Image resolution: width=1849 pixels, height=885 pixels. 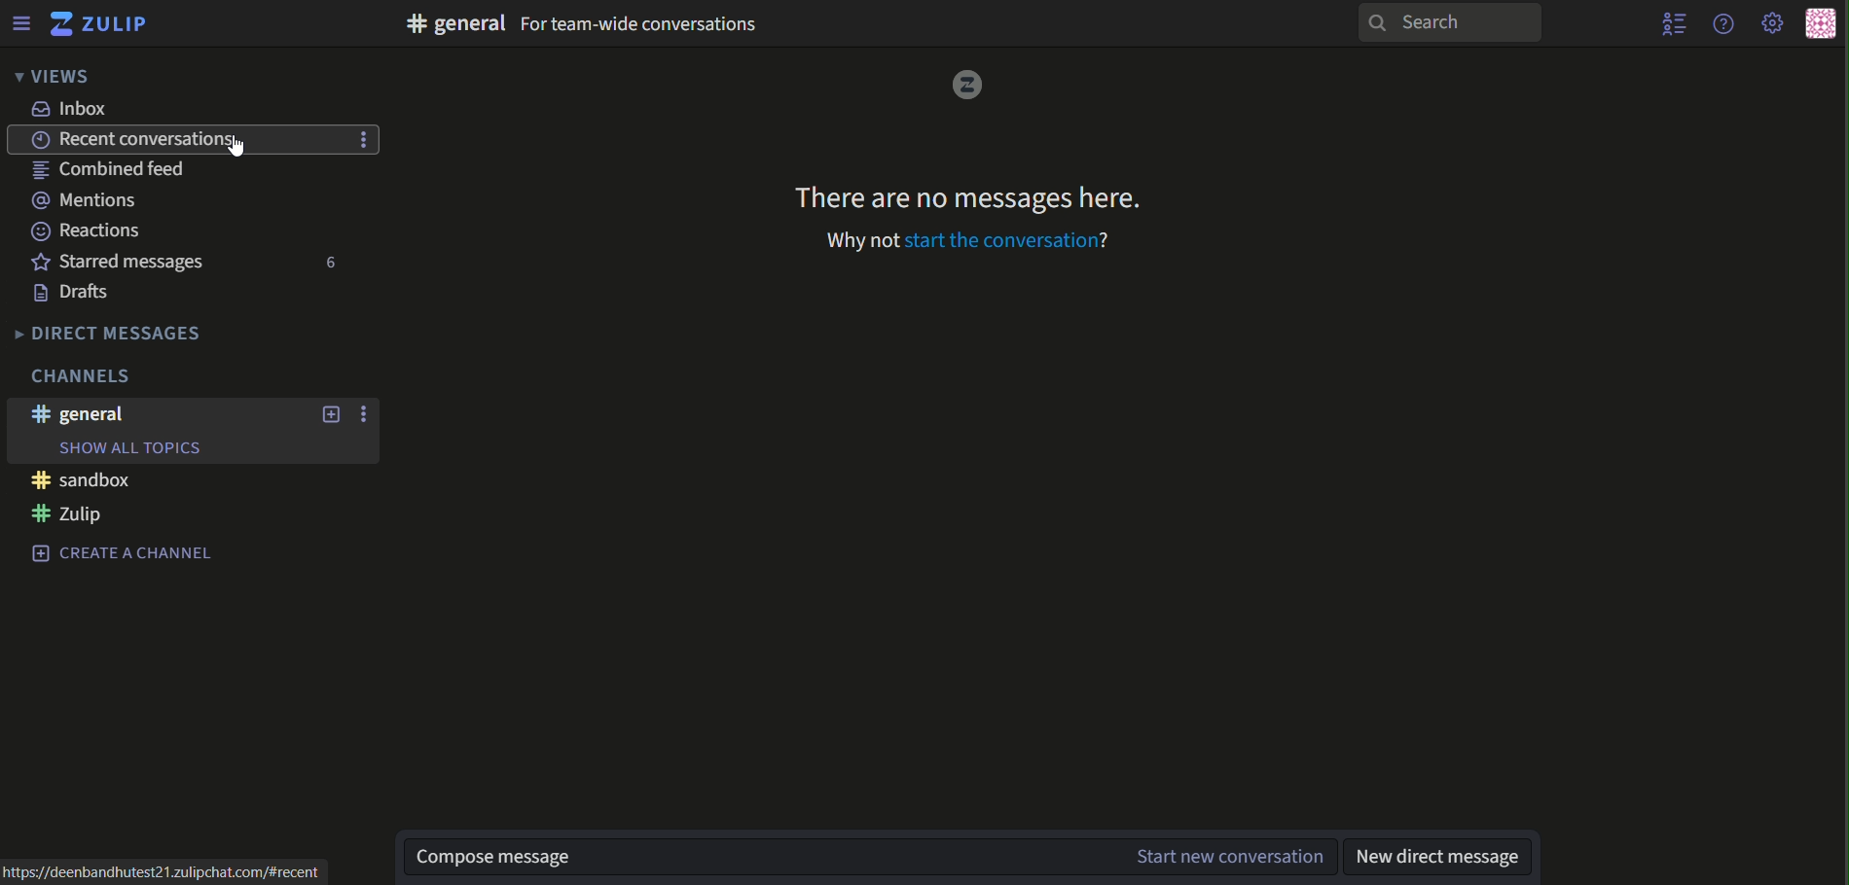 I want to click on main menu, so click(x=1774, y=24).